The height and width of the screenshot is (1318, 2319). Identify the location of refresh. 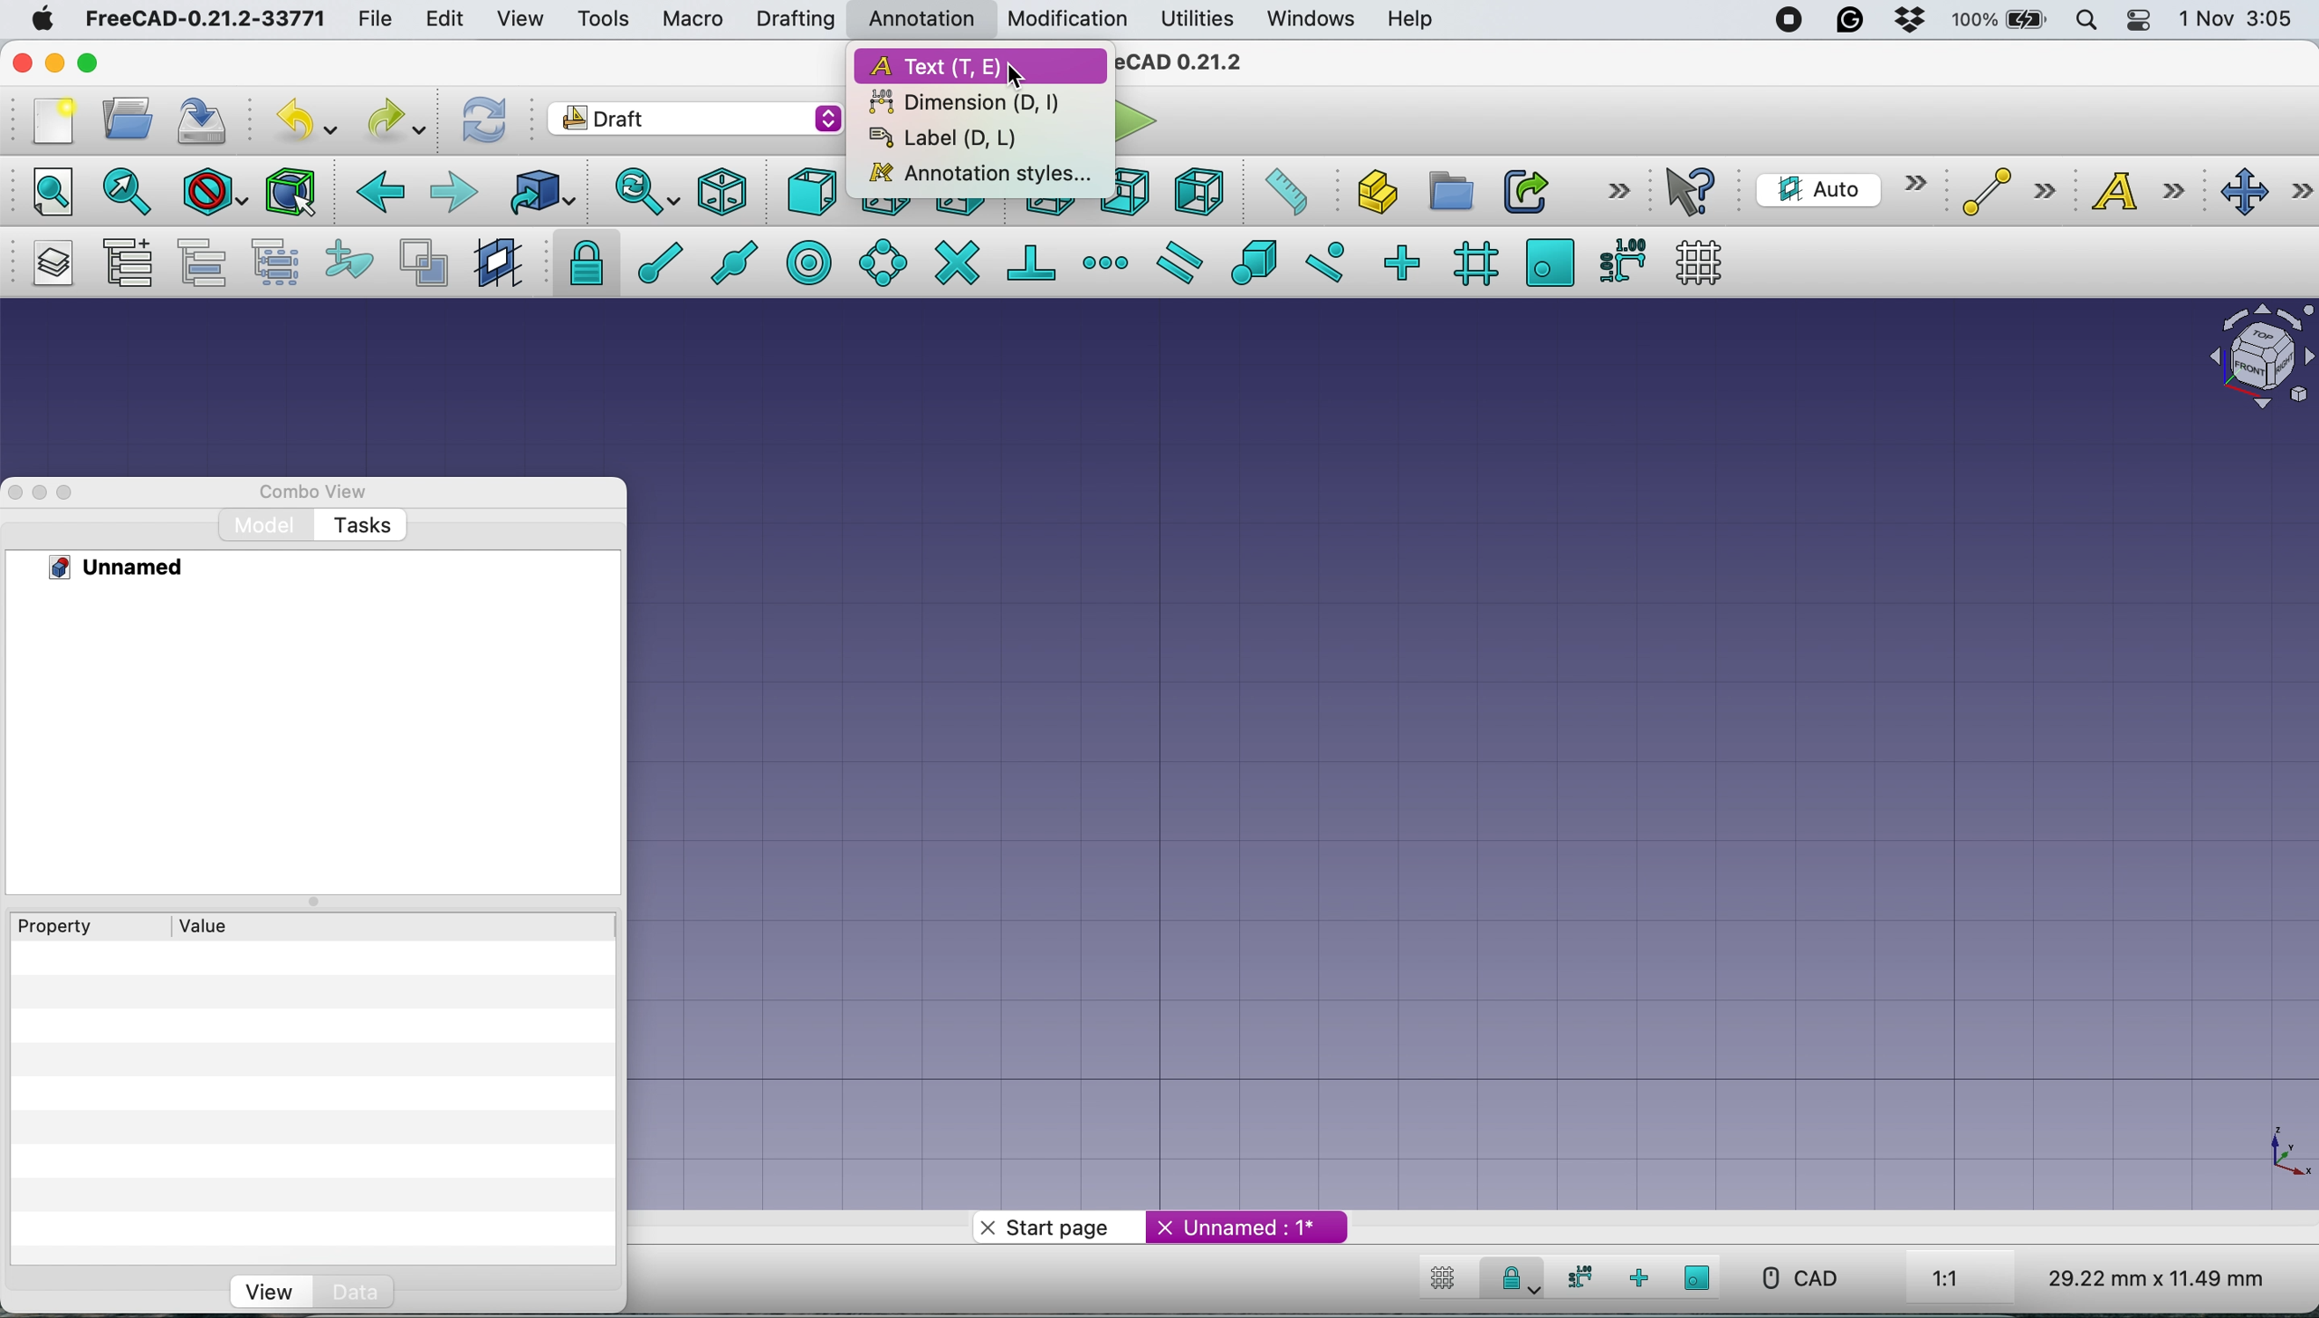
(482, 118).